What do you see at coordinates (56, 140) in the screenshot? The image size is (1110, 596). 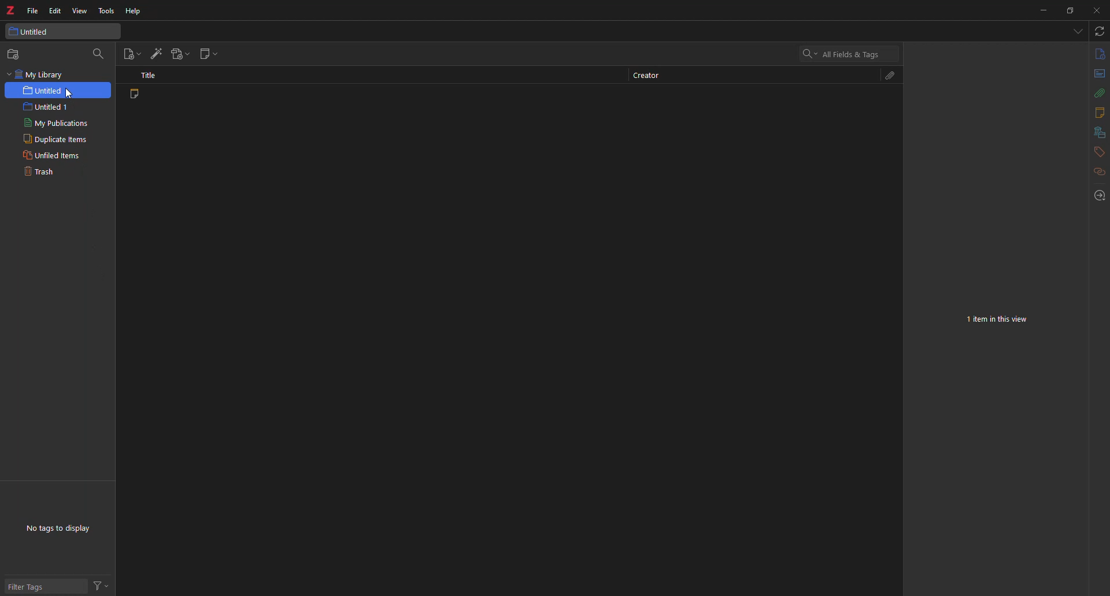 I see `duplicate items` at bounding box center [56, 140].